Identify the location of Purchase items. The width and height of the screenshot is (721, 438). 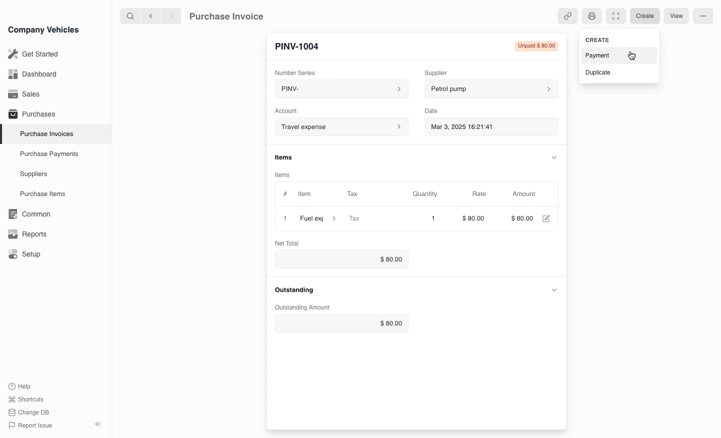
(39, 194).